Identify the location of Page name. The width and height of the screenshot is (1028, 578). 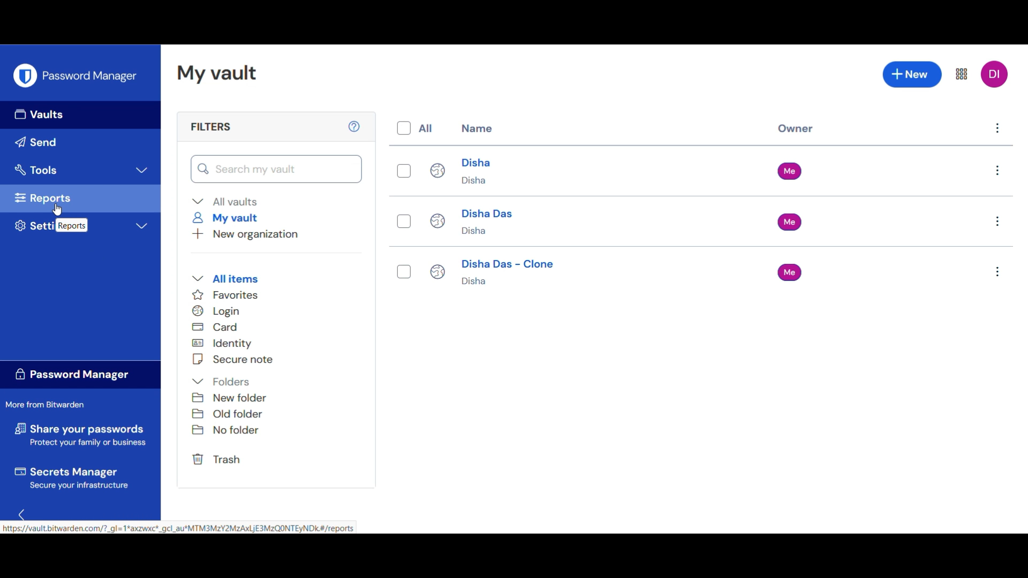
(219, 73).